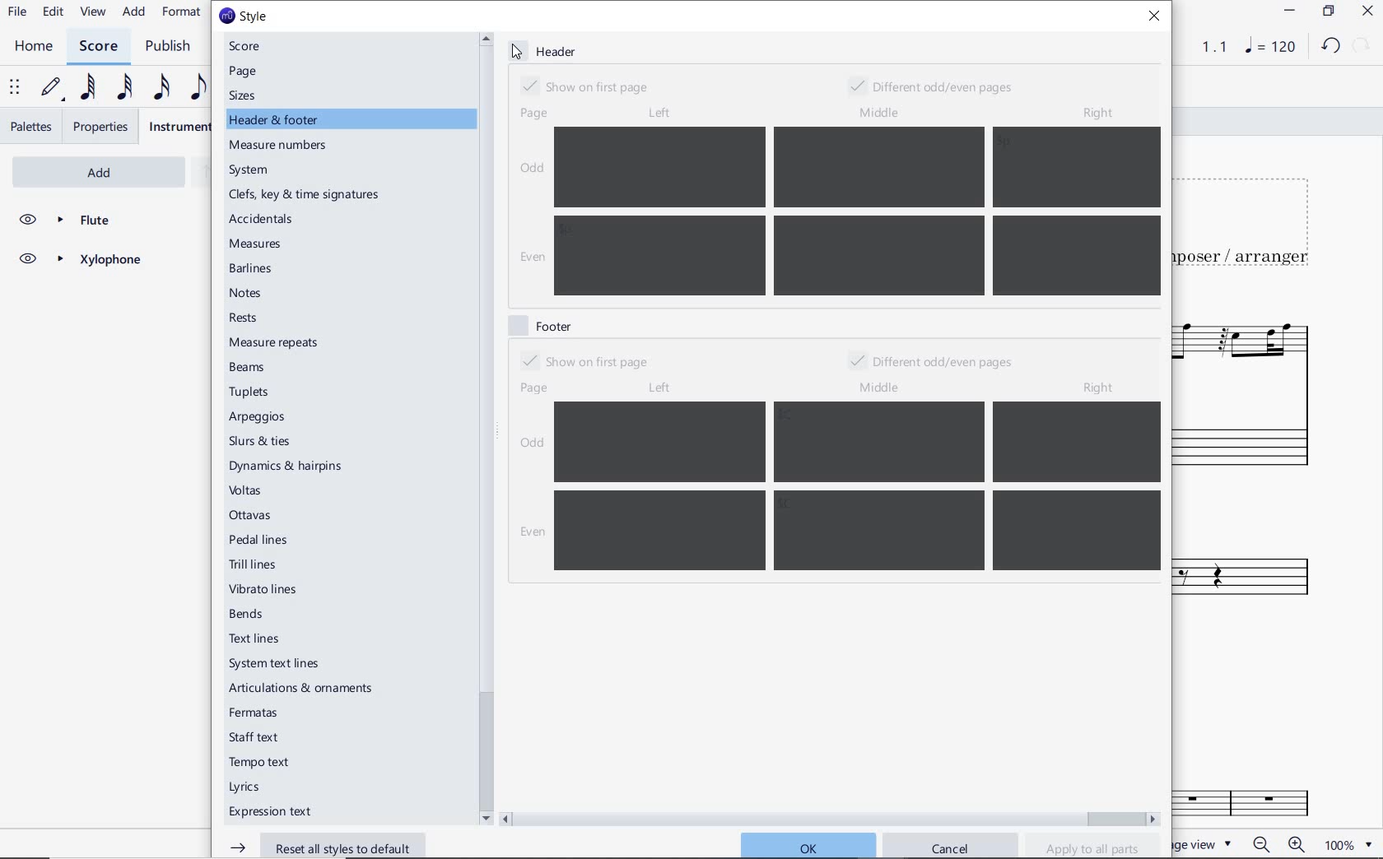 This screenshot has height=859, width=1383. Describe the element at coordinates (52, 90) in the screenshot. I see `DEFAULT (STEP TIME)` at that location.